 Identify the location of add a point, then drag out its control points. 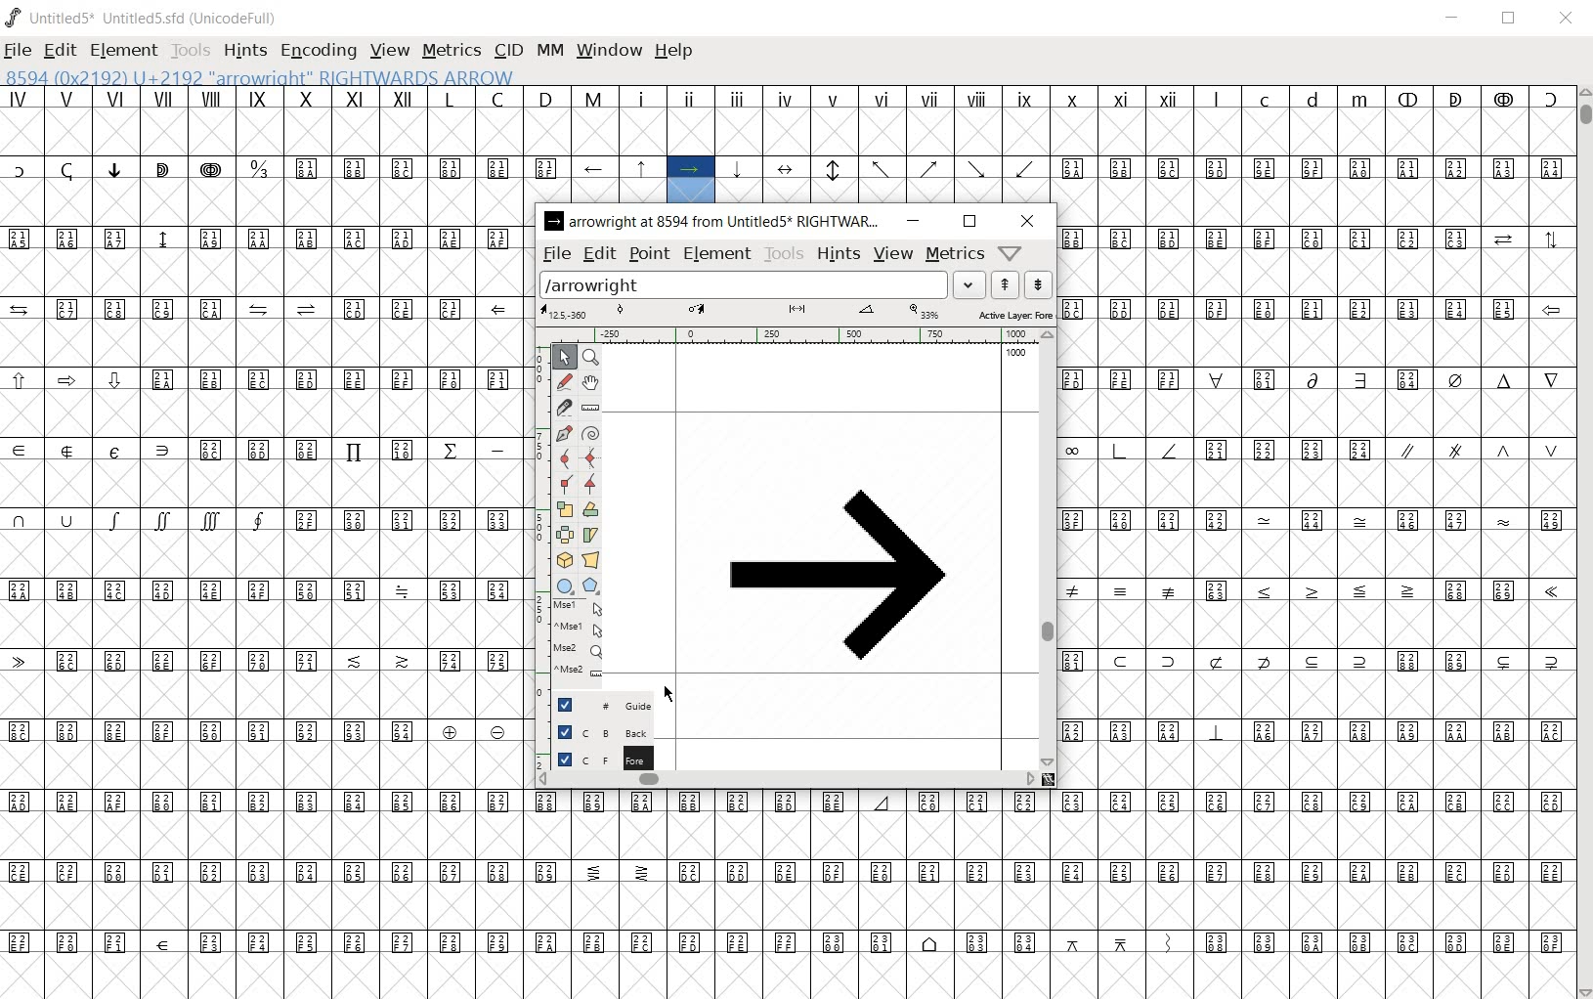
(563, 434).